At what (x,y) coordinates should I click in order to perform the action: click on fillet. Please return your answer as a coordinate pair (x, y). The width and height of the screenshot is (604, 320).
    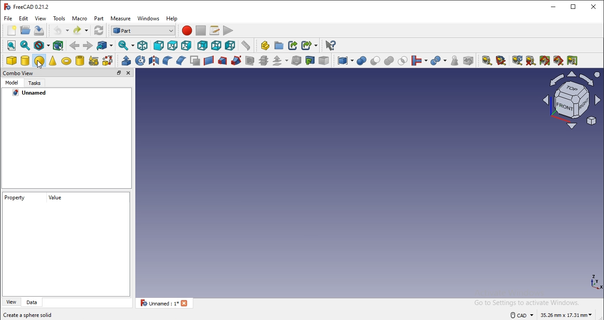
    Looking at the image, I should click on (167, 60).